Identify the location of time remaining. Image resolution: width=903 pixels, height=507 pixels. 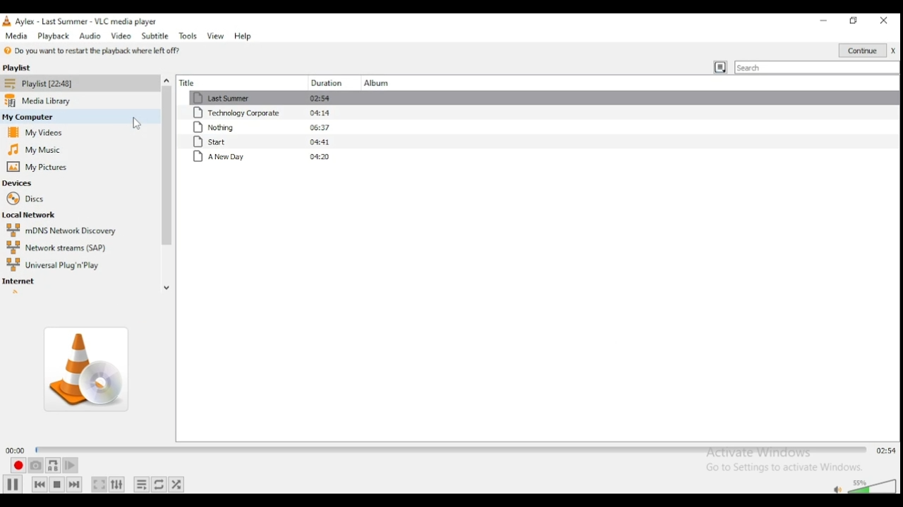
(885, 450).